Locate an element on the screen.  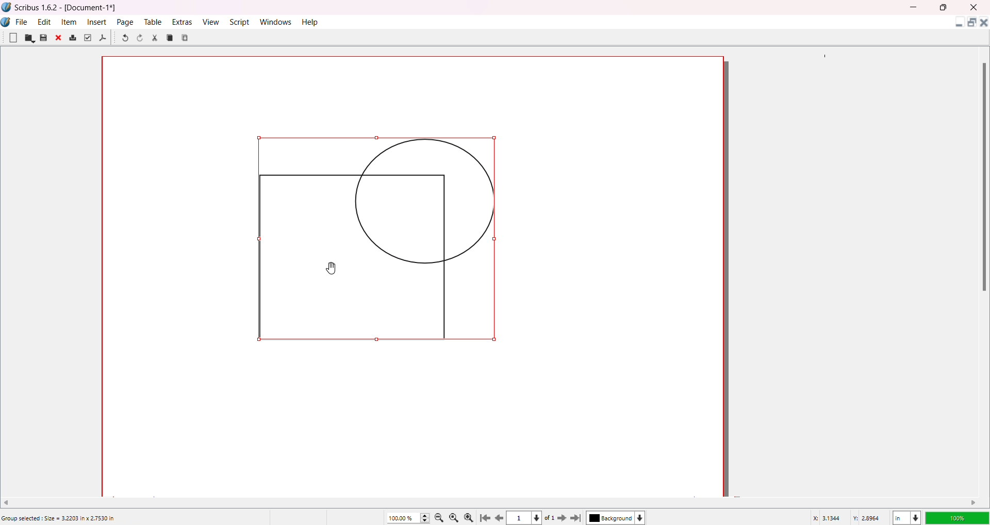
Script is located at coordinates (241, 21).